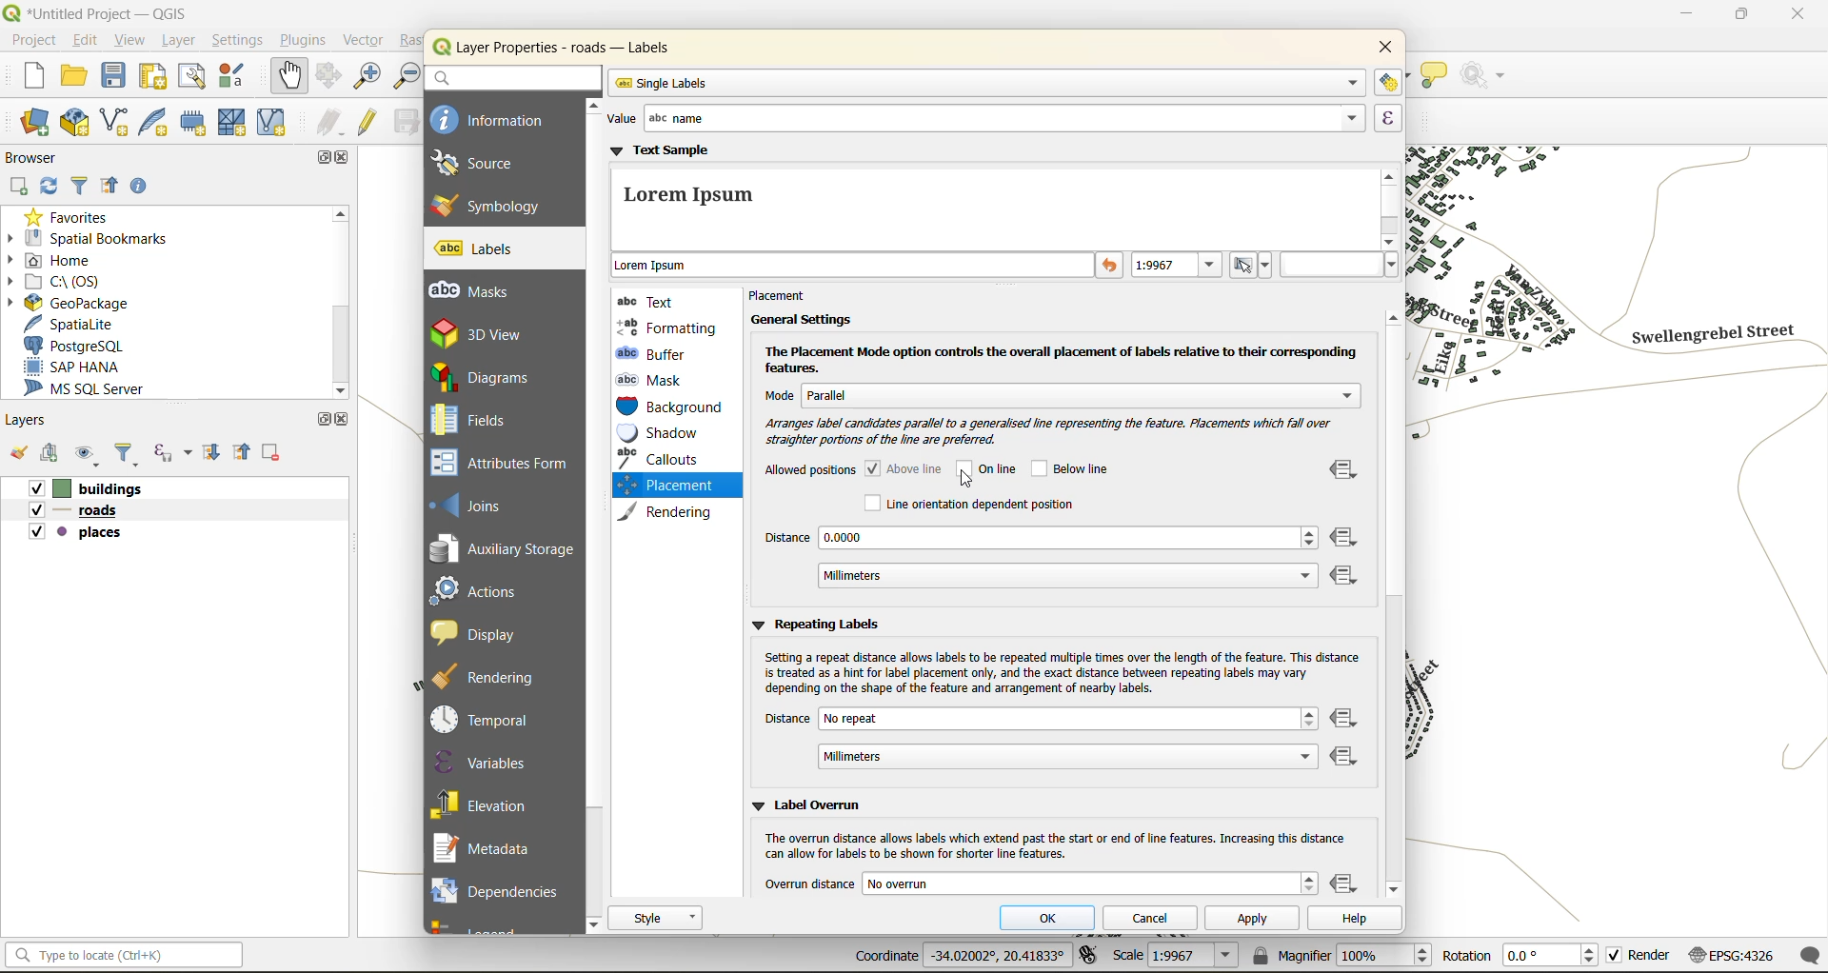 This screenshot has height=973, width=1828. I want to click on ms sql server, so click(89, 389).